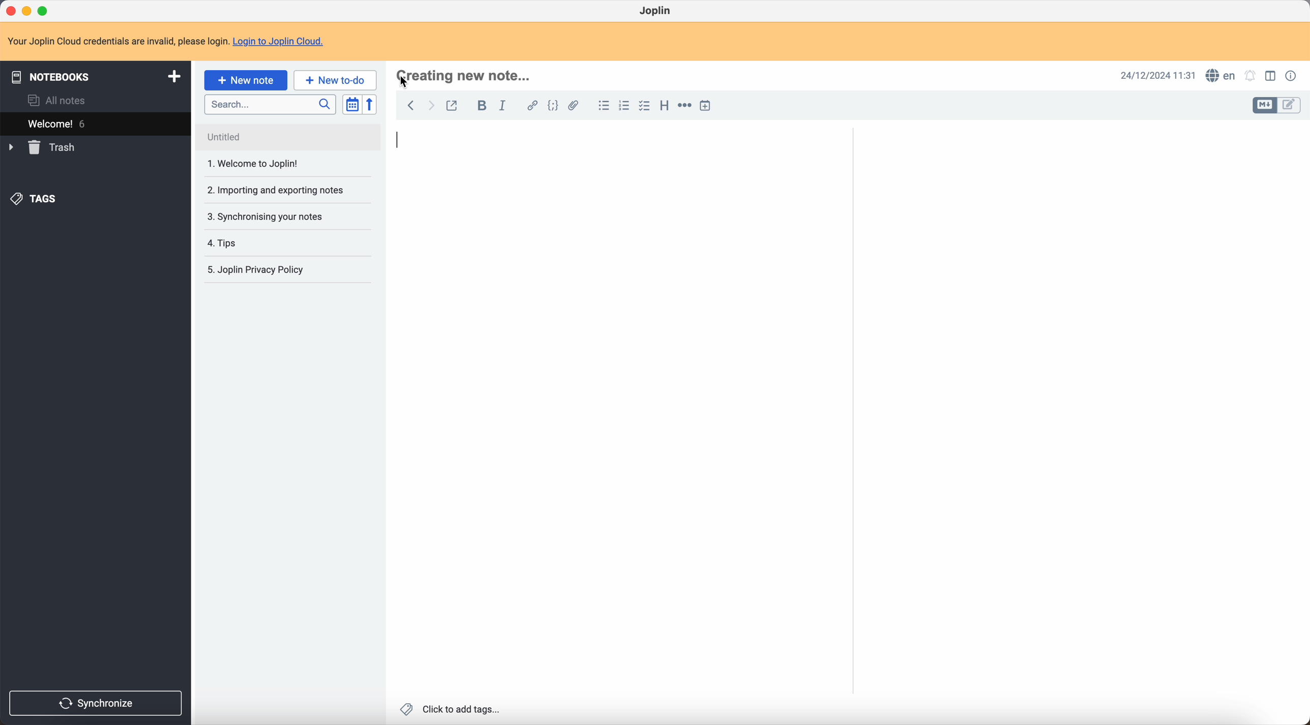 Image resolution: width=1310 pixels, height=725 pixels. I want to click on reverse sort order, so click(369, 105).